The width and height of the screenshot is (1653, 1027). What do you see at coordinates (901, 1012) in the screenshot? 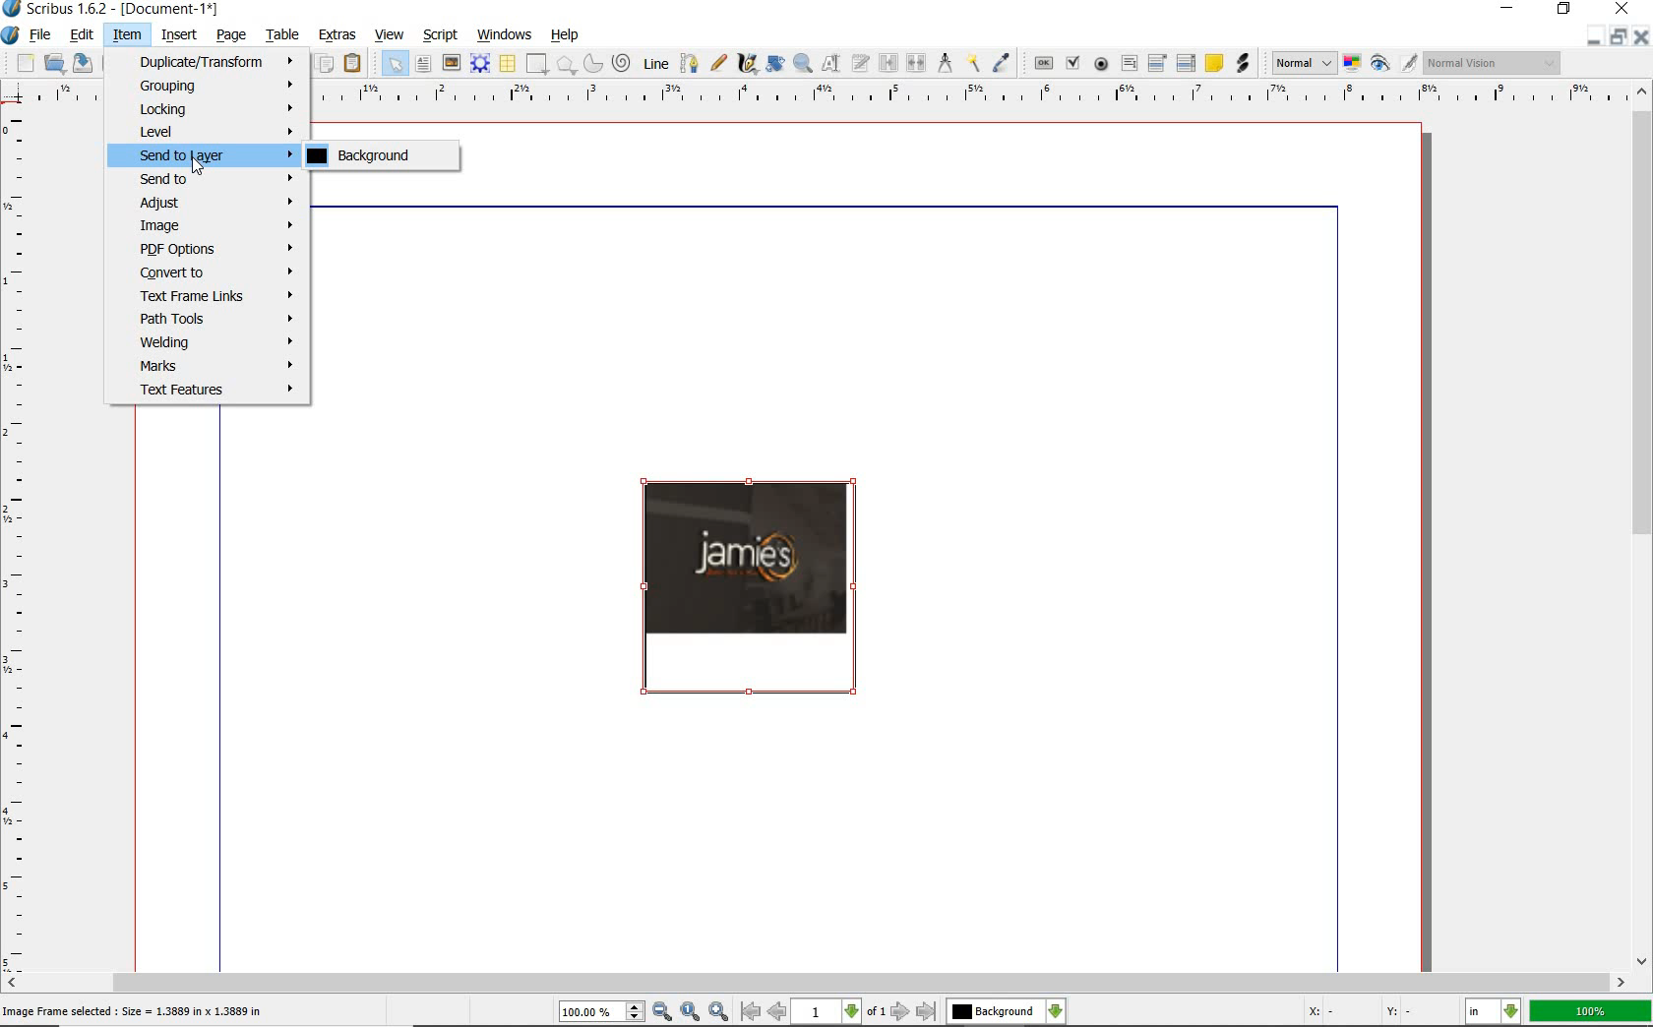
I see `Next Page` at bounding box center [901, 1012].